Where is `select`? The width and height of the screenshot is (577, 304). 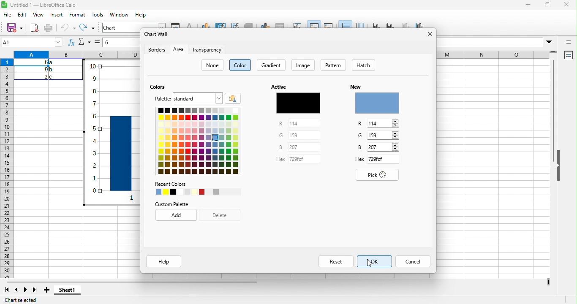 select is located at coordinates (96, 41).